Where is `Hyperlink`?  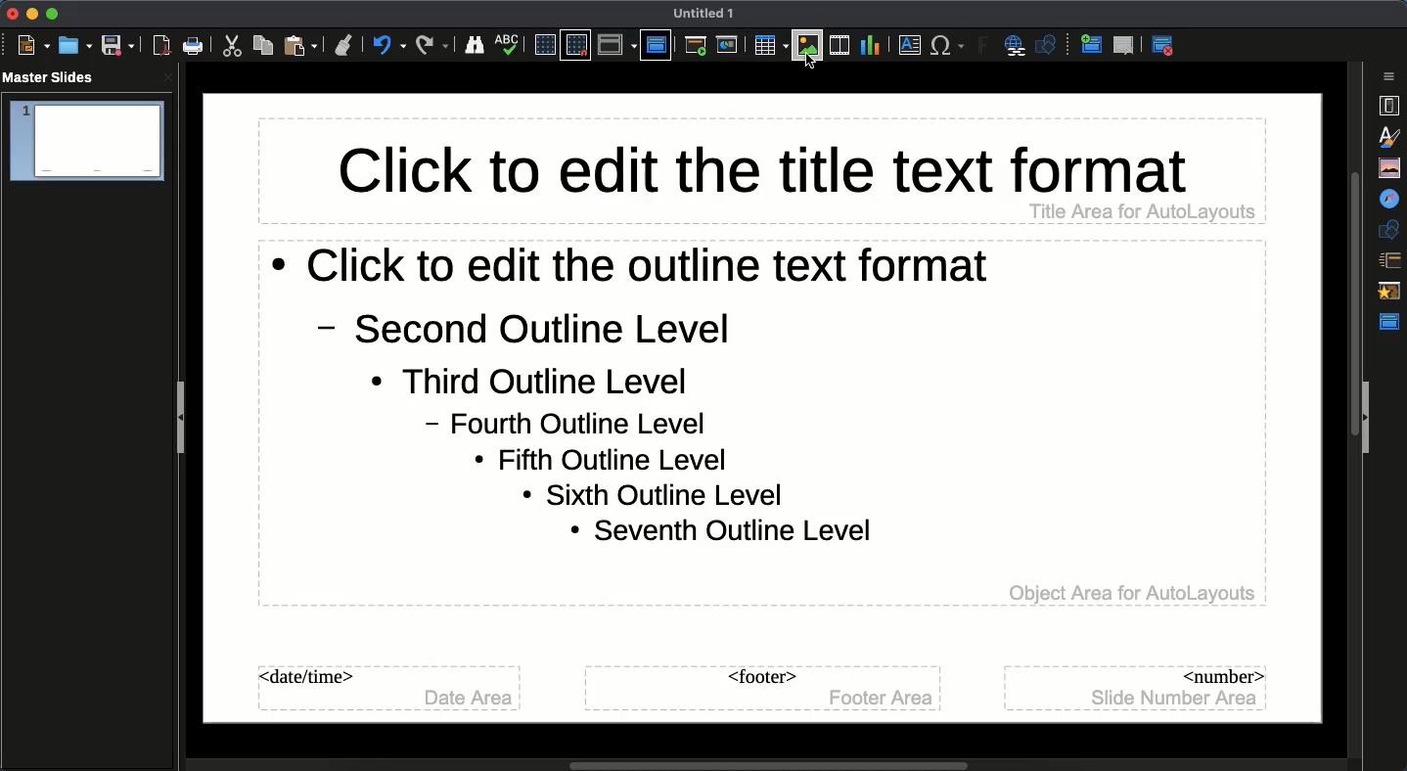
Hyperlink is located at coordinates (1018, 47).